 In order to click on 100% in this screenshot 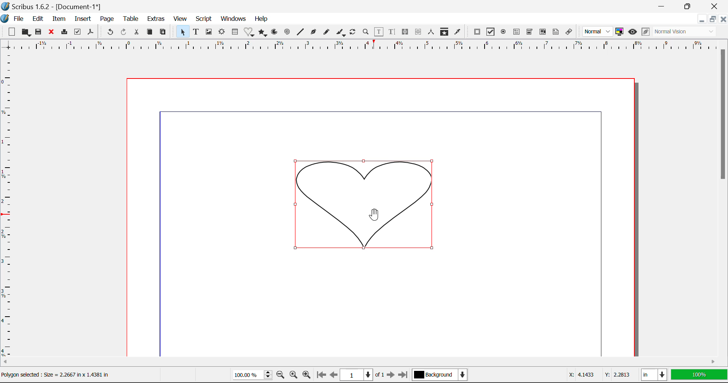, I will do `click(250, 376)`.